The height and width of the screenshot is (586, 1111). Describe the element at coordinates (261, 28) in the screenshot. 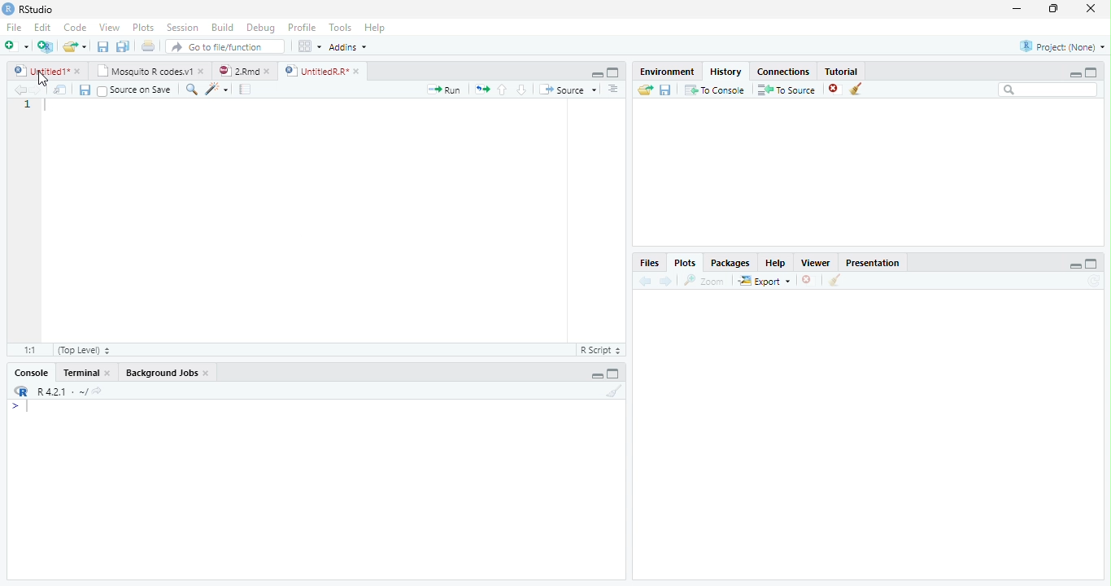

I see `Debug` at that location.